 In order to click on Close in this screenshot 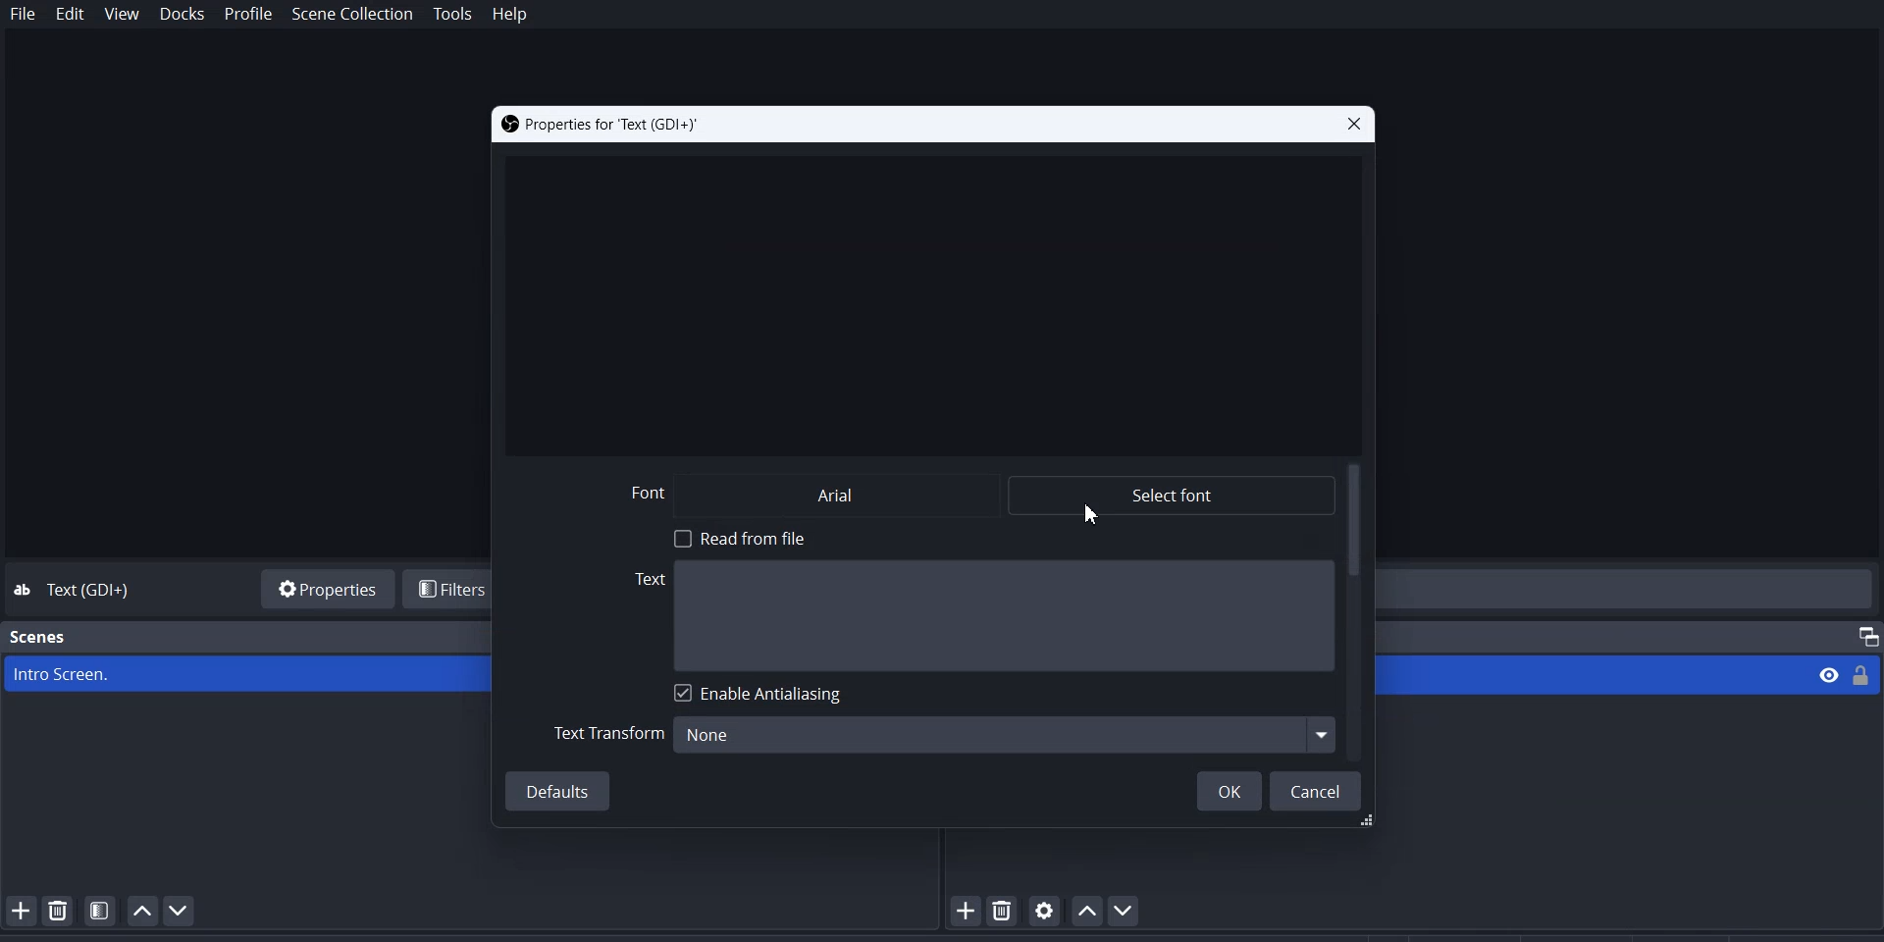, I will do `click(1351, 125)`.